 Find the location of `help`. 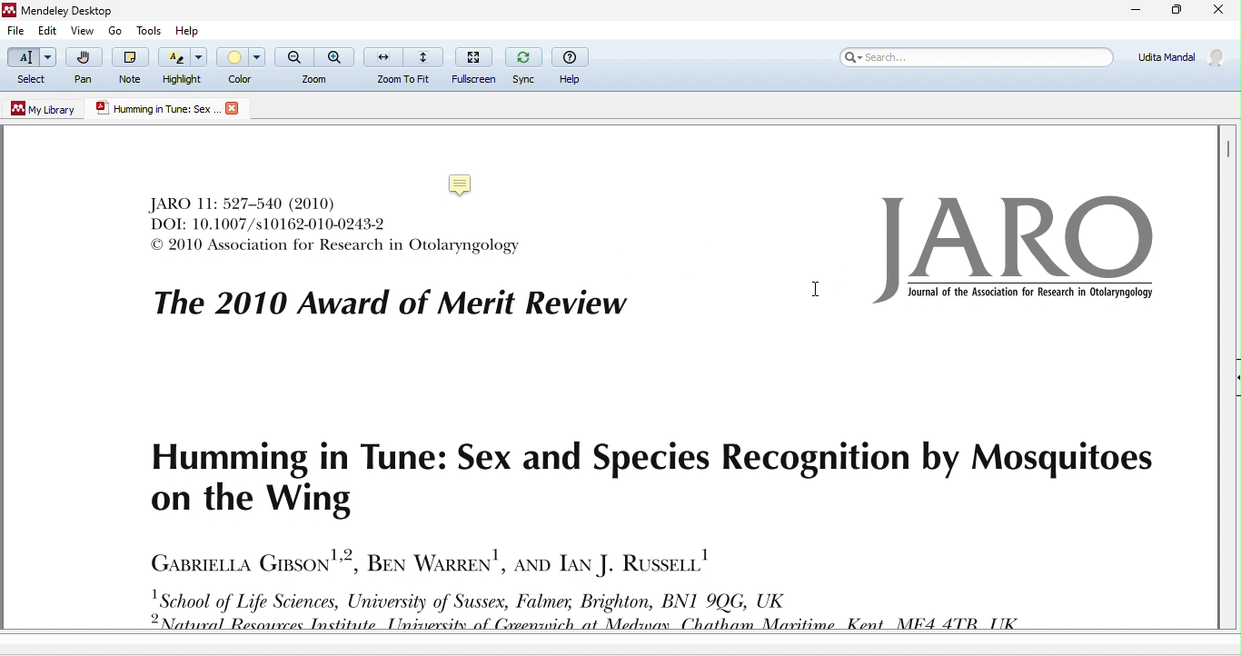

help is located at coordinates (186, 29).